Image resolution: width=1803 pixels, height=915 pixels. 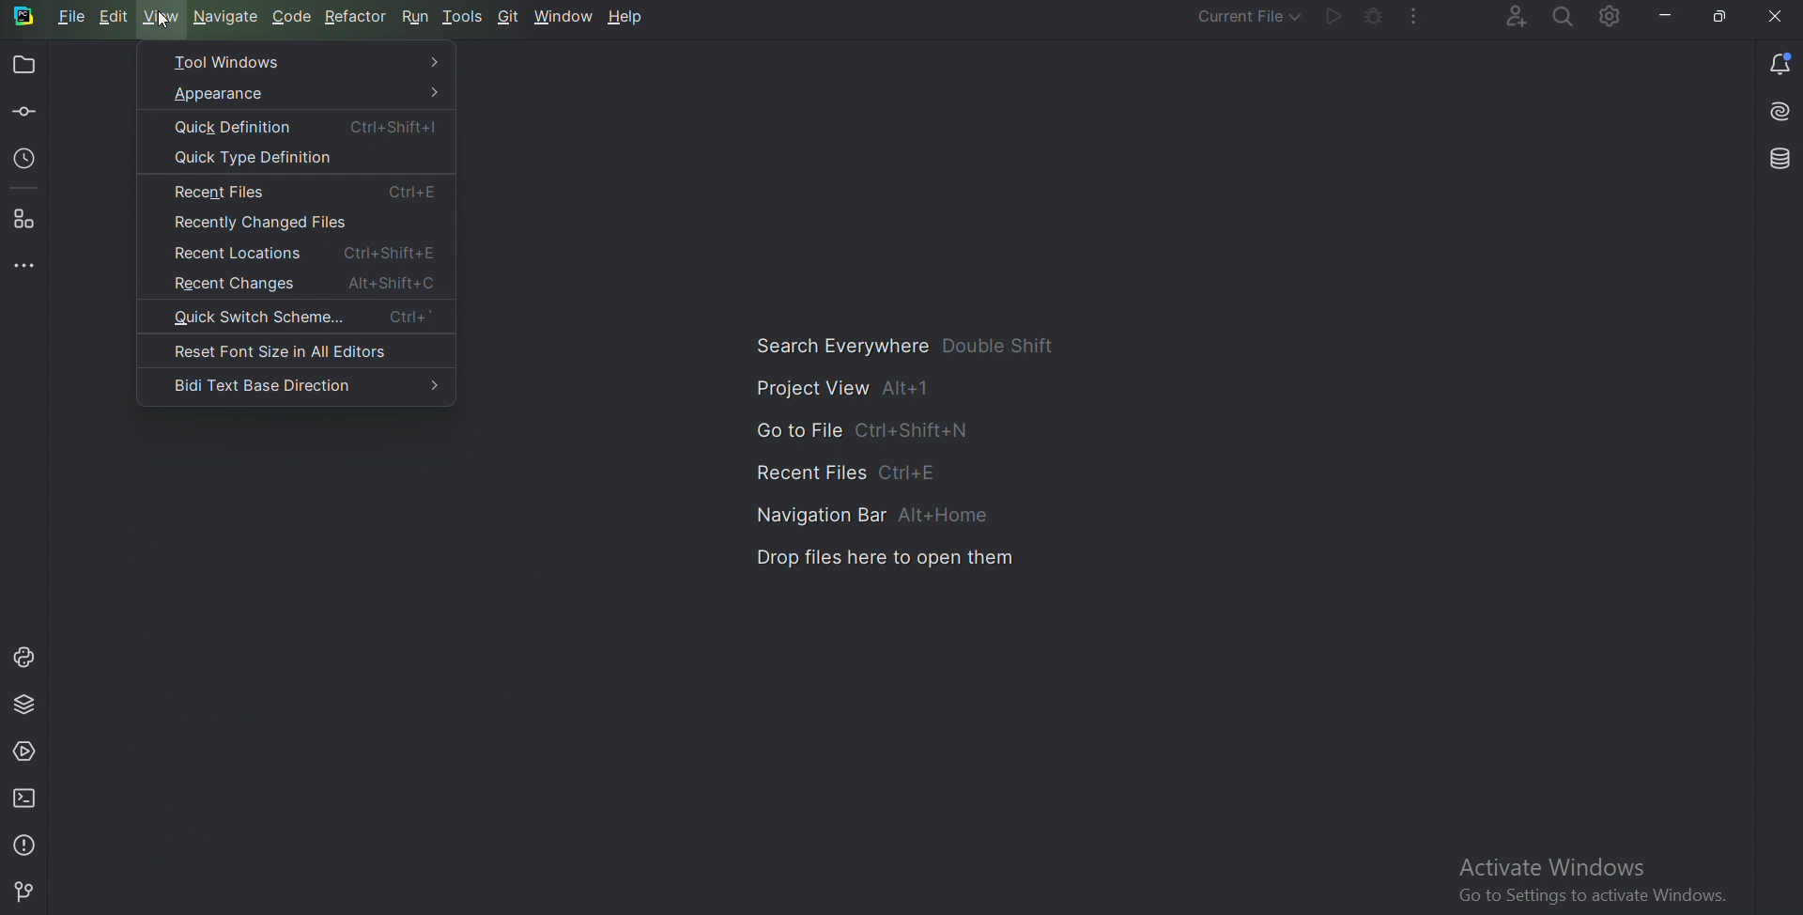 I want to click on Recent changes, so click(x=295, y=285).